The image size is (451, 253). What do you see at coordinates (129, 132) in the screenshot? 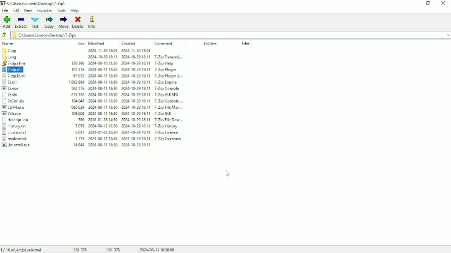
I see `$031 2004-07-2820:30 2004-90-291211  7-Zip Licerse` at bounding box center [129, 132].